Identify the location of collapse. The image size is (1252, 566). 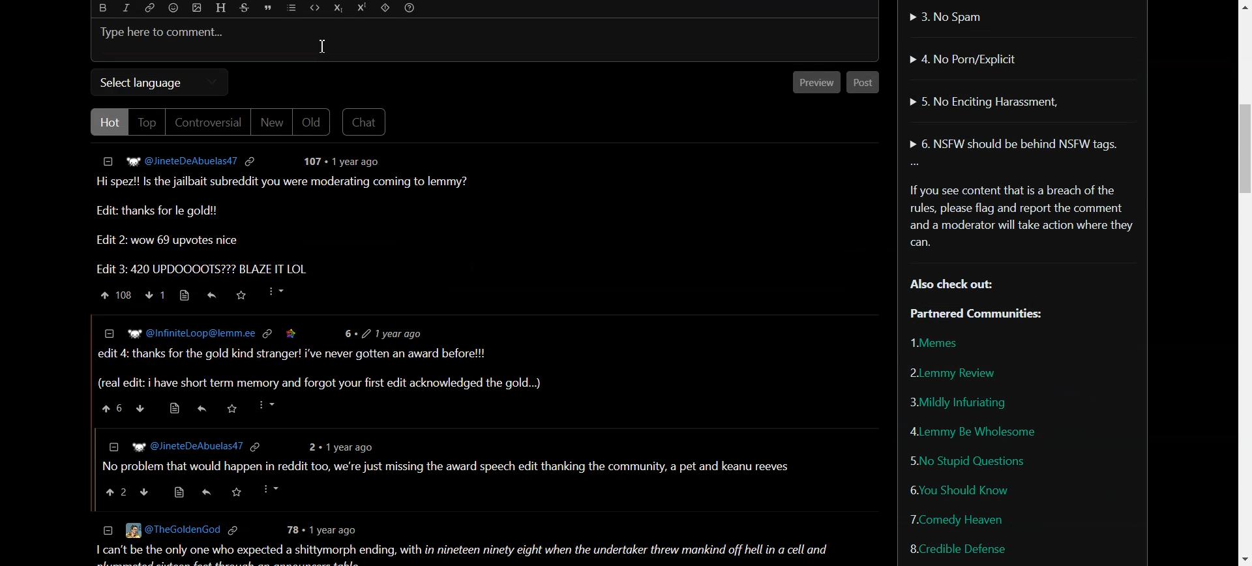
(108, 531).